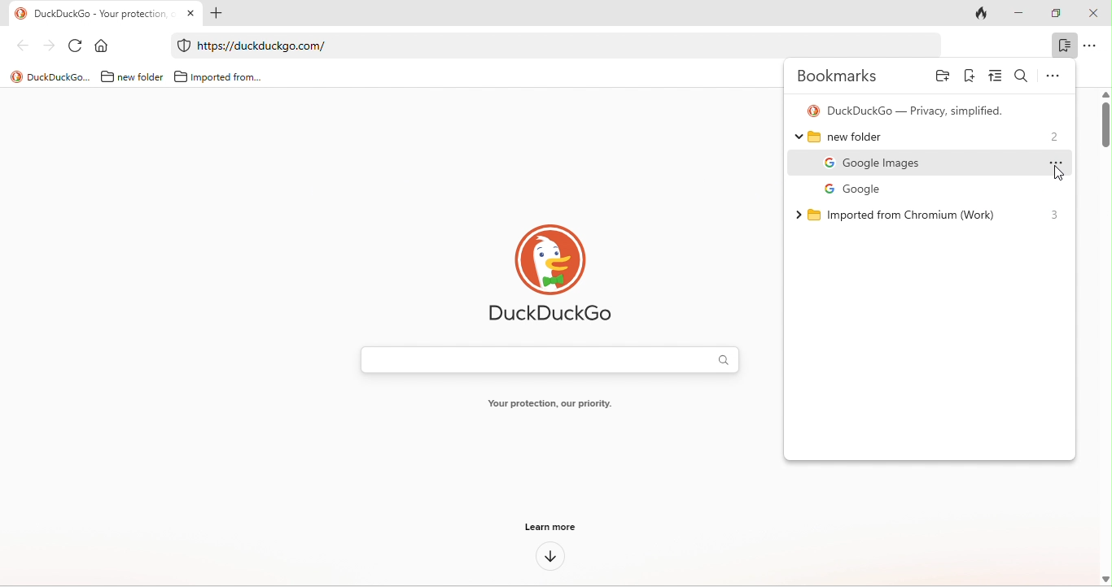  What do you see at coordinates (129, 76) in the screenshot?
I see `new folder` at bounding box center [129, 76].